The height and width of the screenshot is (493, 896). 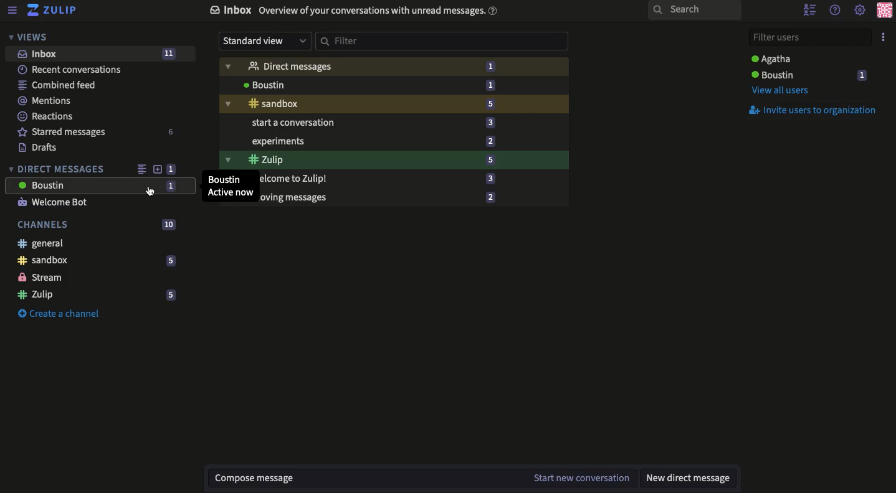 I want to click on 1, so click(x=171, y=167).